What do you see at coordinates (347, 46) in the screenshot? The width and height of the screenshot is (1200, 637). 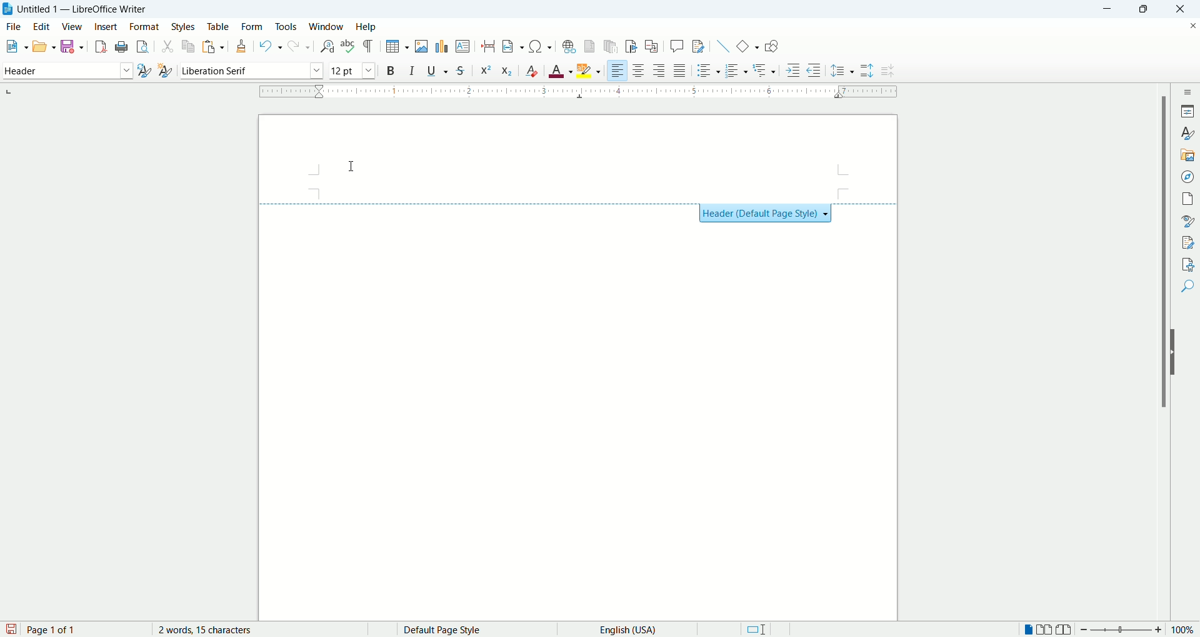 I see `spell check` at bounding box center [347, 46].